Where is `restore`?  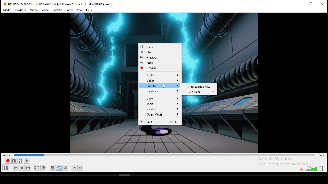 restore is located at coordinates (311, 4).